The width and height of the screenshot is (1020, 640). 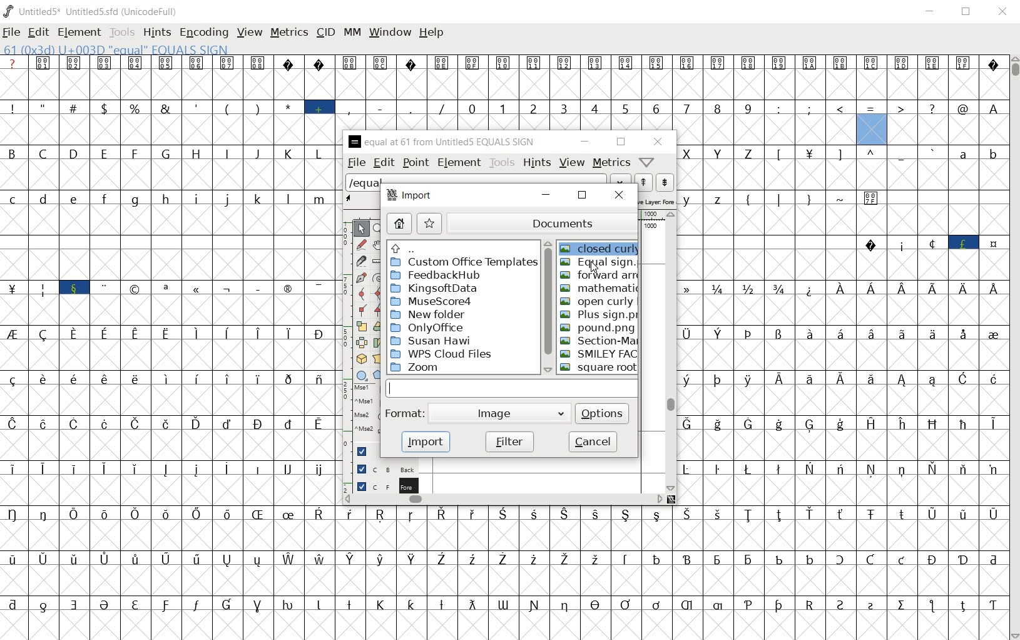 I want to click on load word list, so click(x=487, y=182).